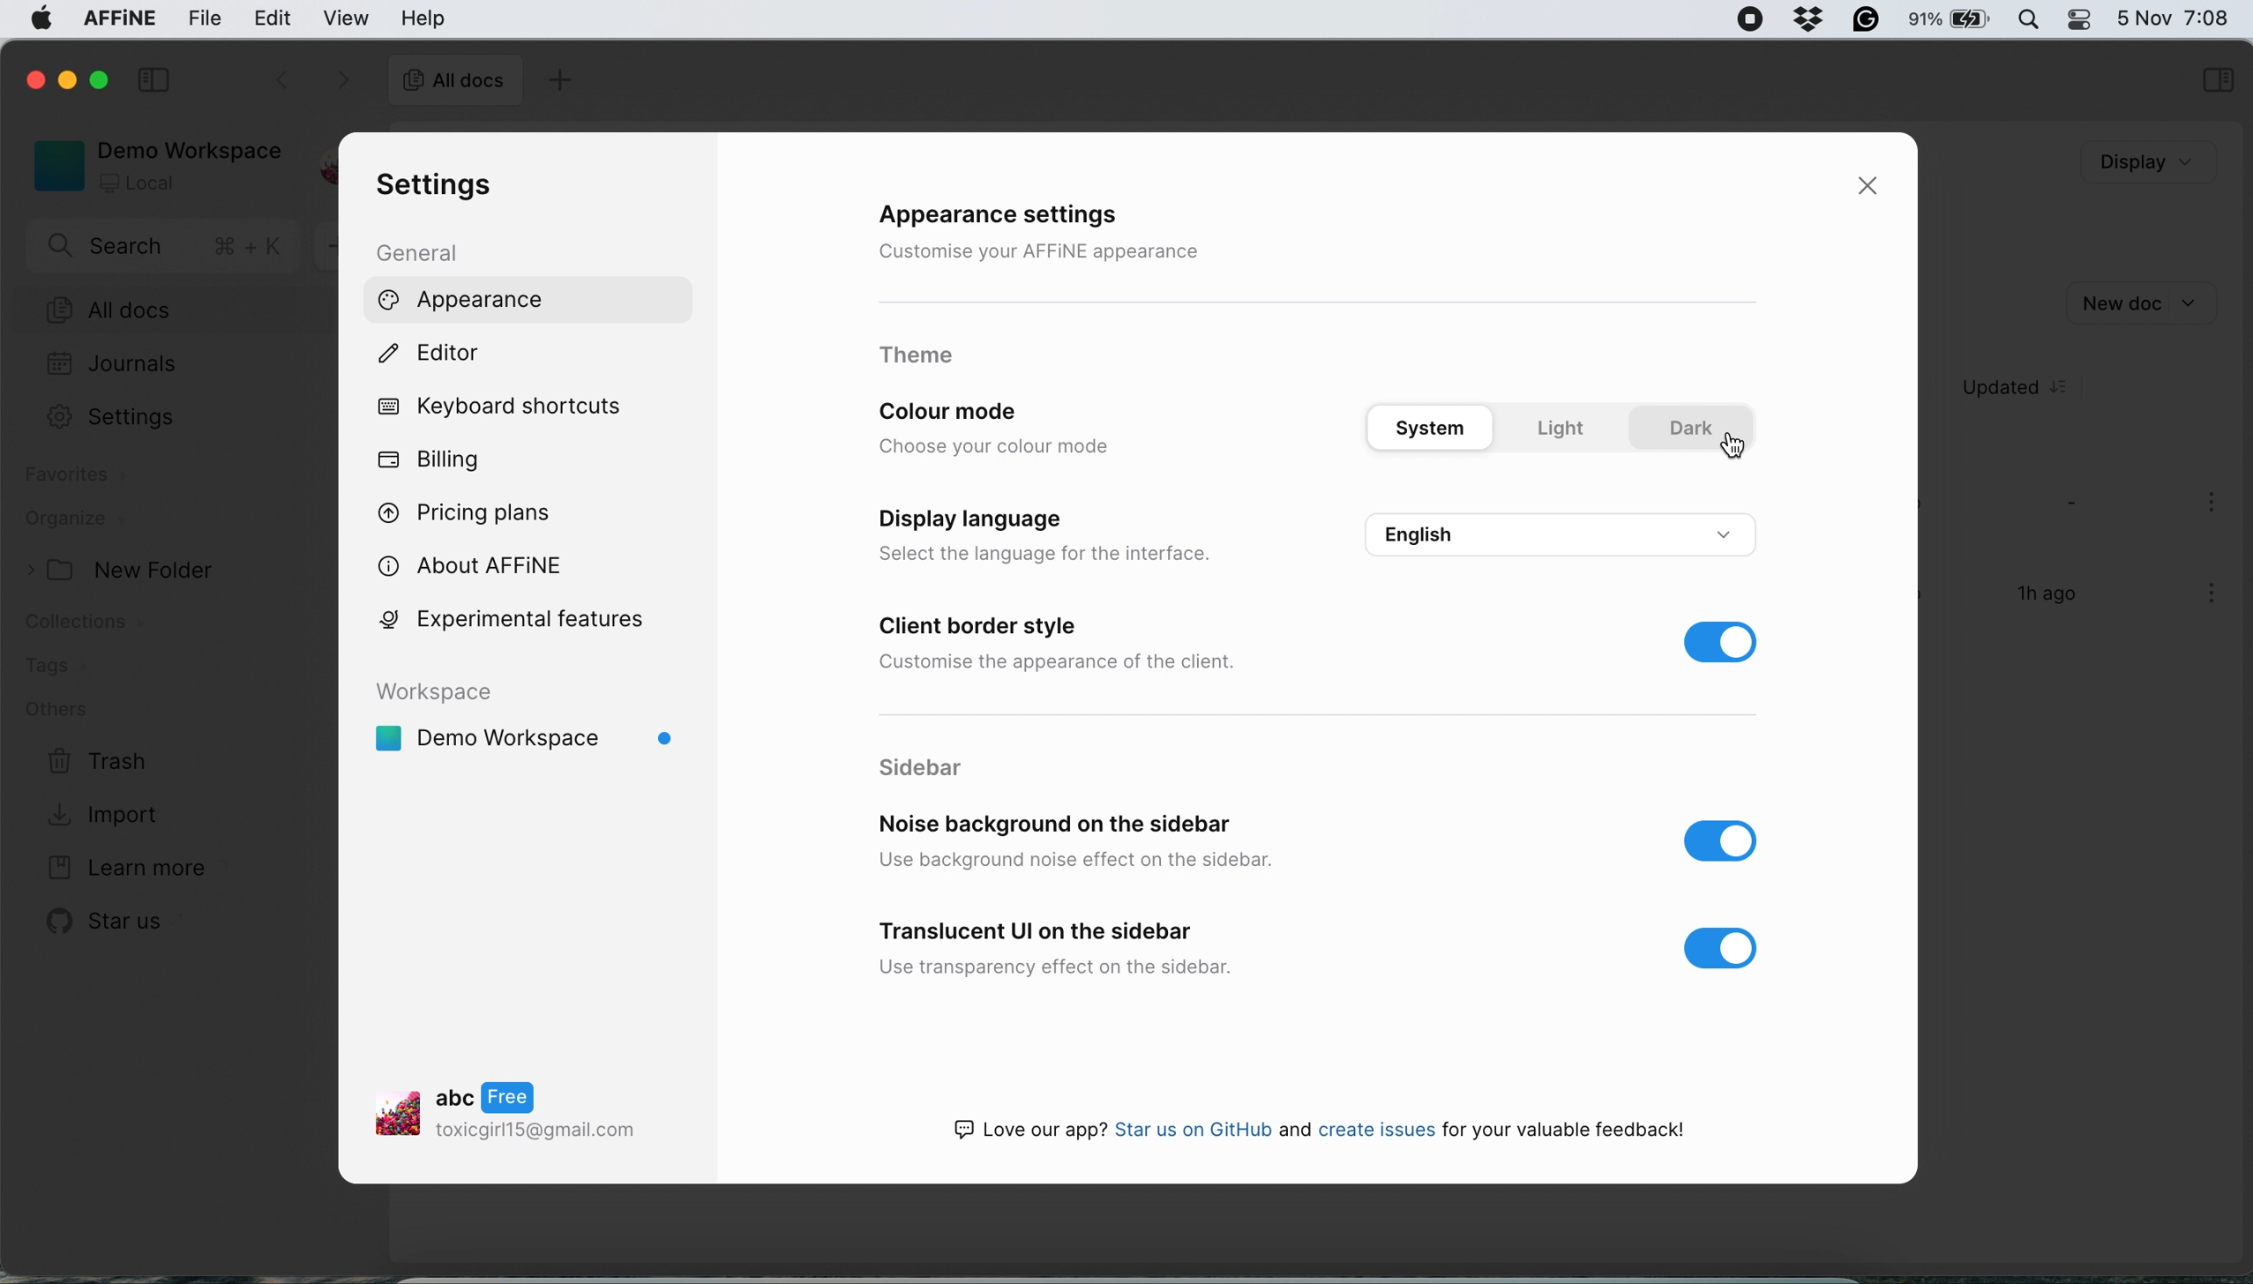 This screenshot has height=1284, width=2253. What do you see at coordinates (531, 1109) in the screenshot?
I see `profile details` at bounding box center [531, 1109].